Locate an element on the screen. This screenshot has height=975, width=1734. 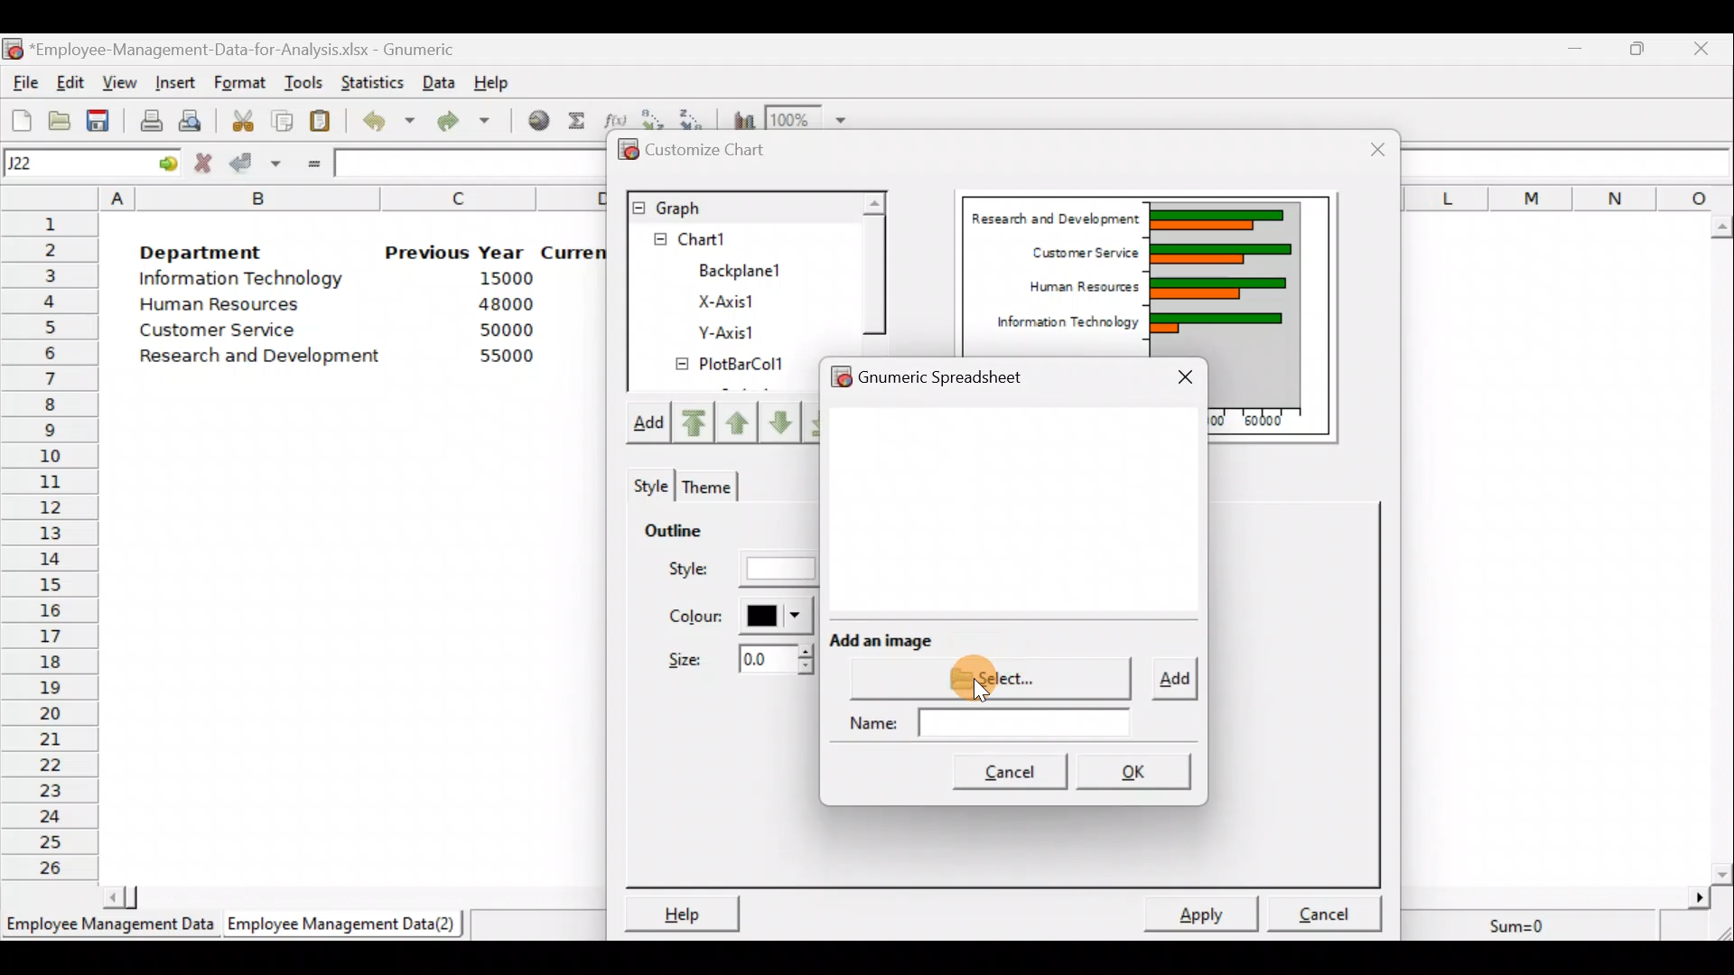
Cancel change is located at coordinates (205, 163).